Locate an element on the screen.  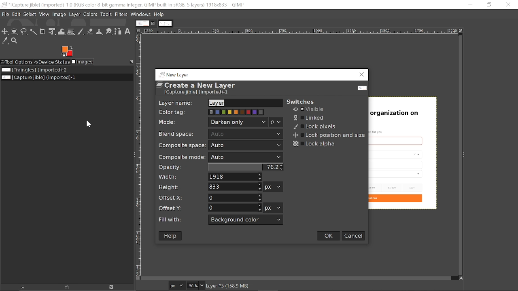
“1 New layer is located at coordinates (179, 74).